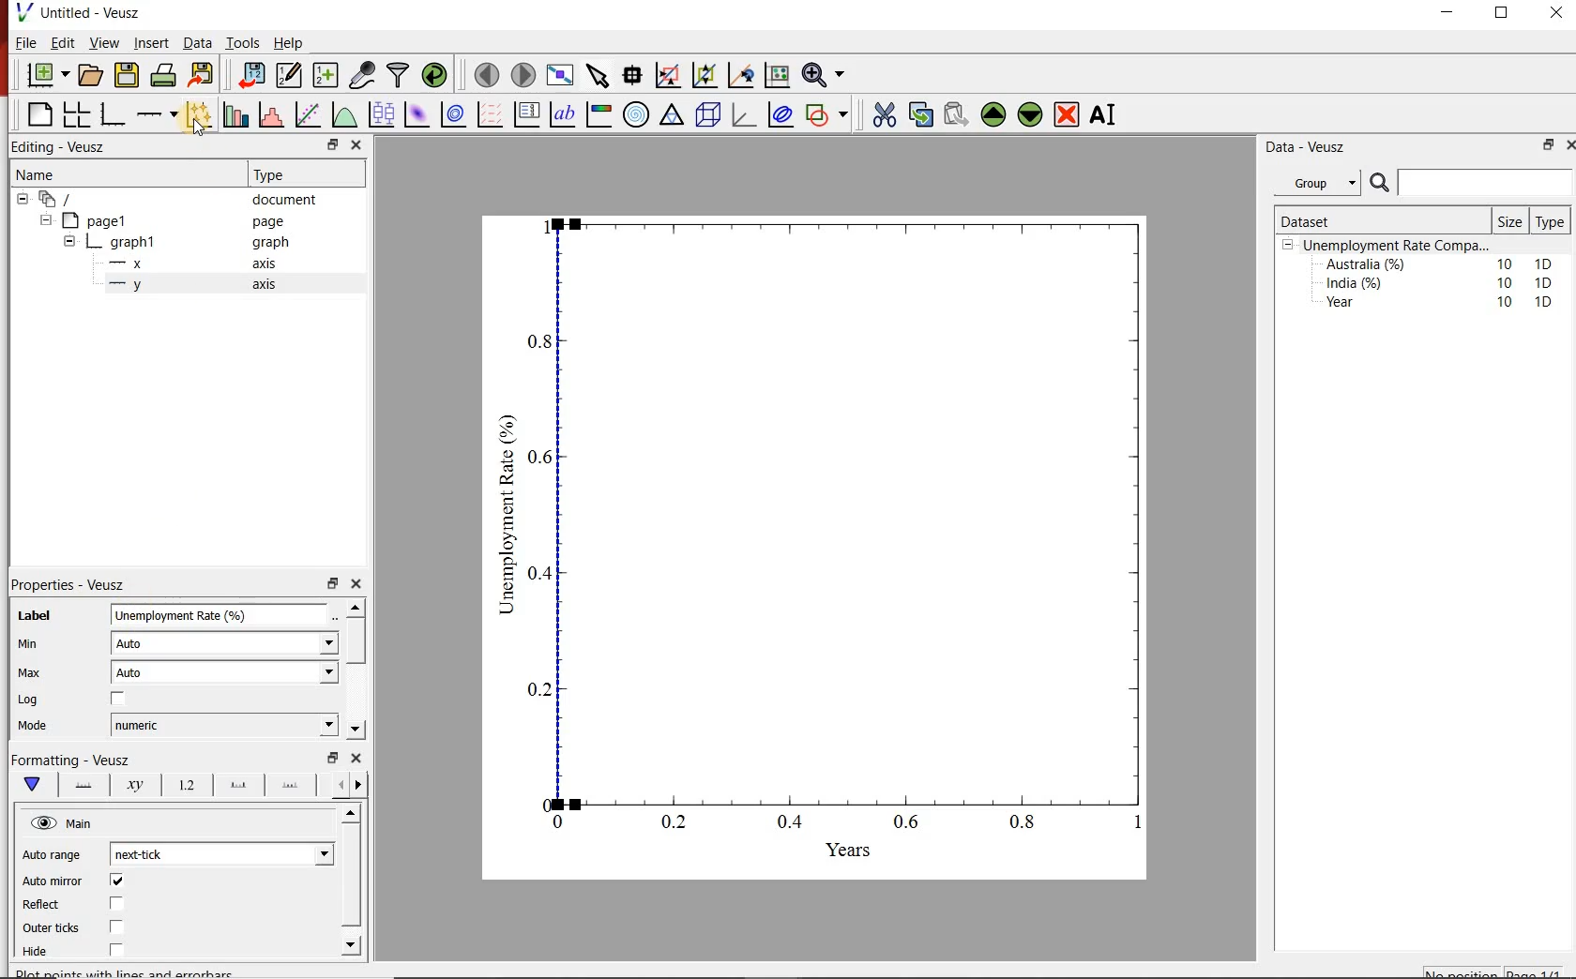 Image resolution: width=1576 pixels, height=979 pixels. I want to click on scroll bar, so click(352, 875).